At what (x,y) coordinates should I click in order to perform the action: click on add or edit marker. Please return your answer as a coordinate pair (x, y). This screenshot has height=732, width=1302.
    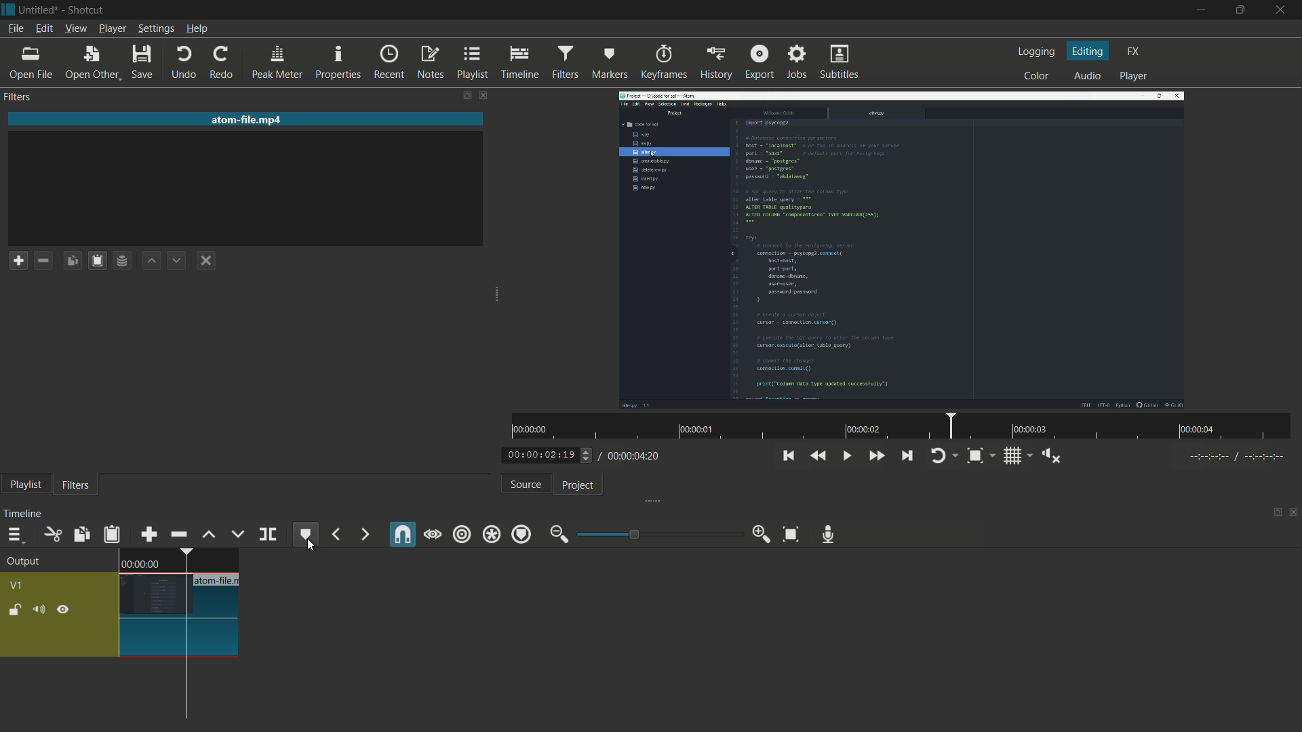
    Looking at the image, I should click on (308, 535).